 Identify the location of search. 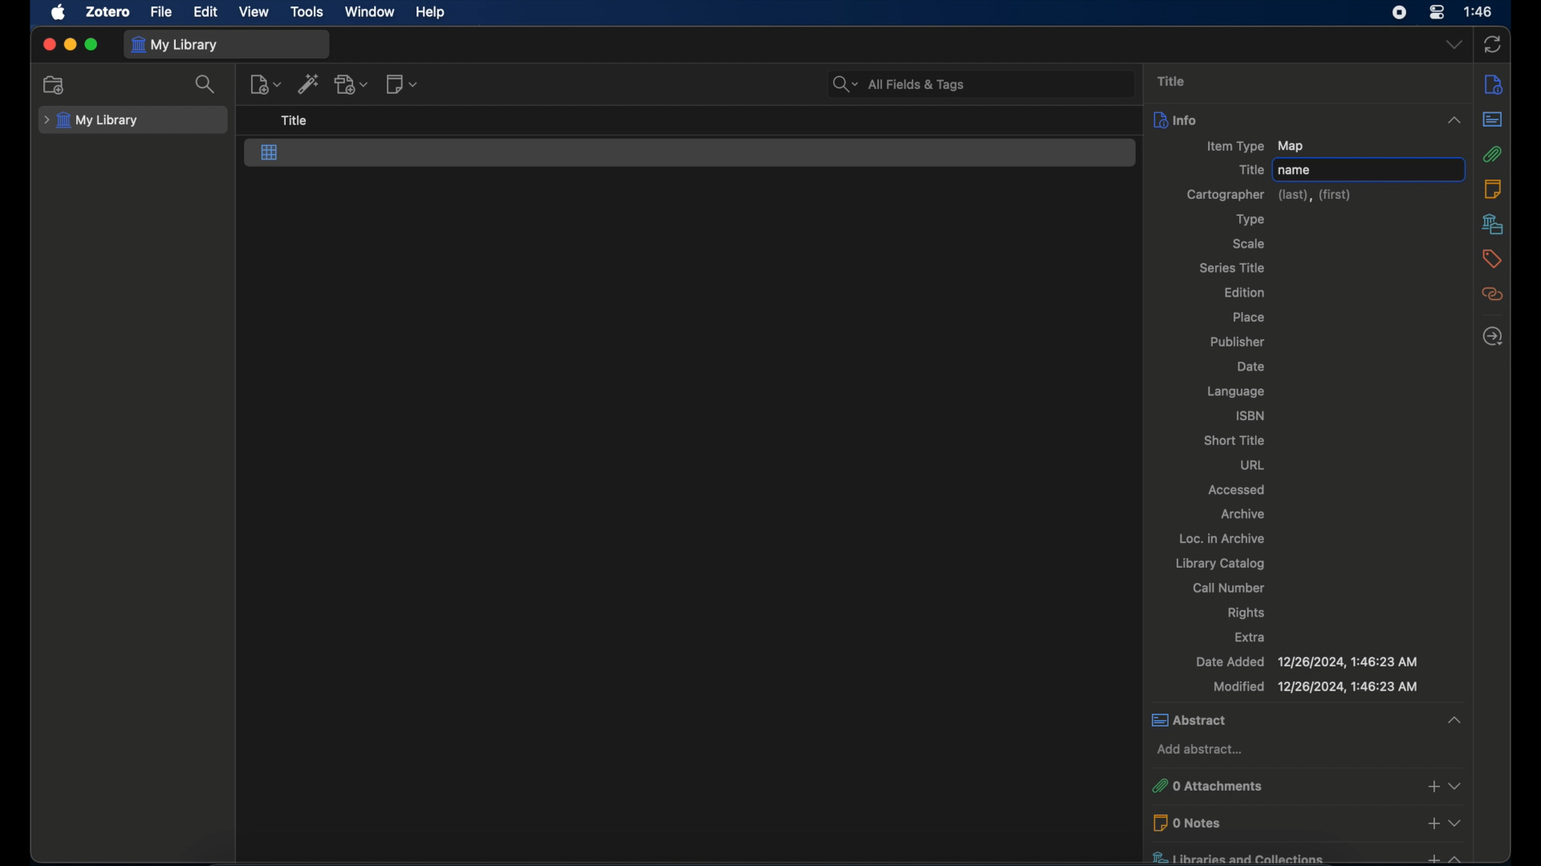
(207, 84).